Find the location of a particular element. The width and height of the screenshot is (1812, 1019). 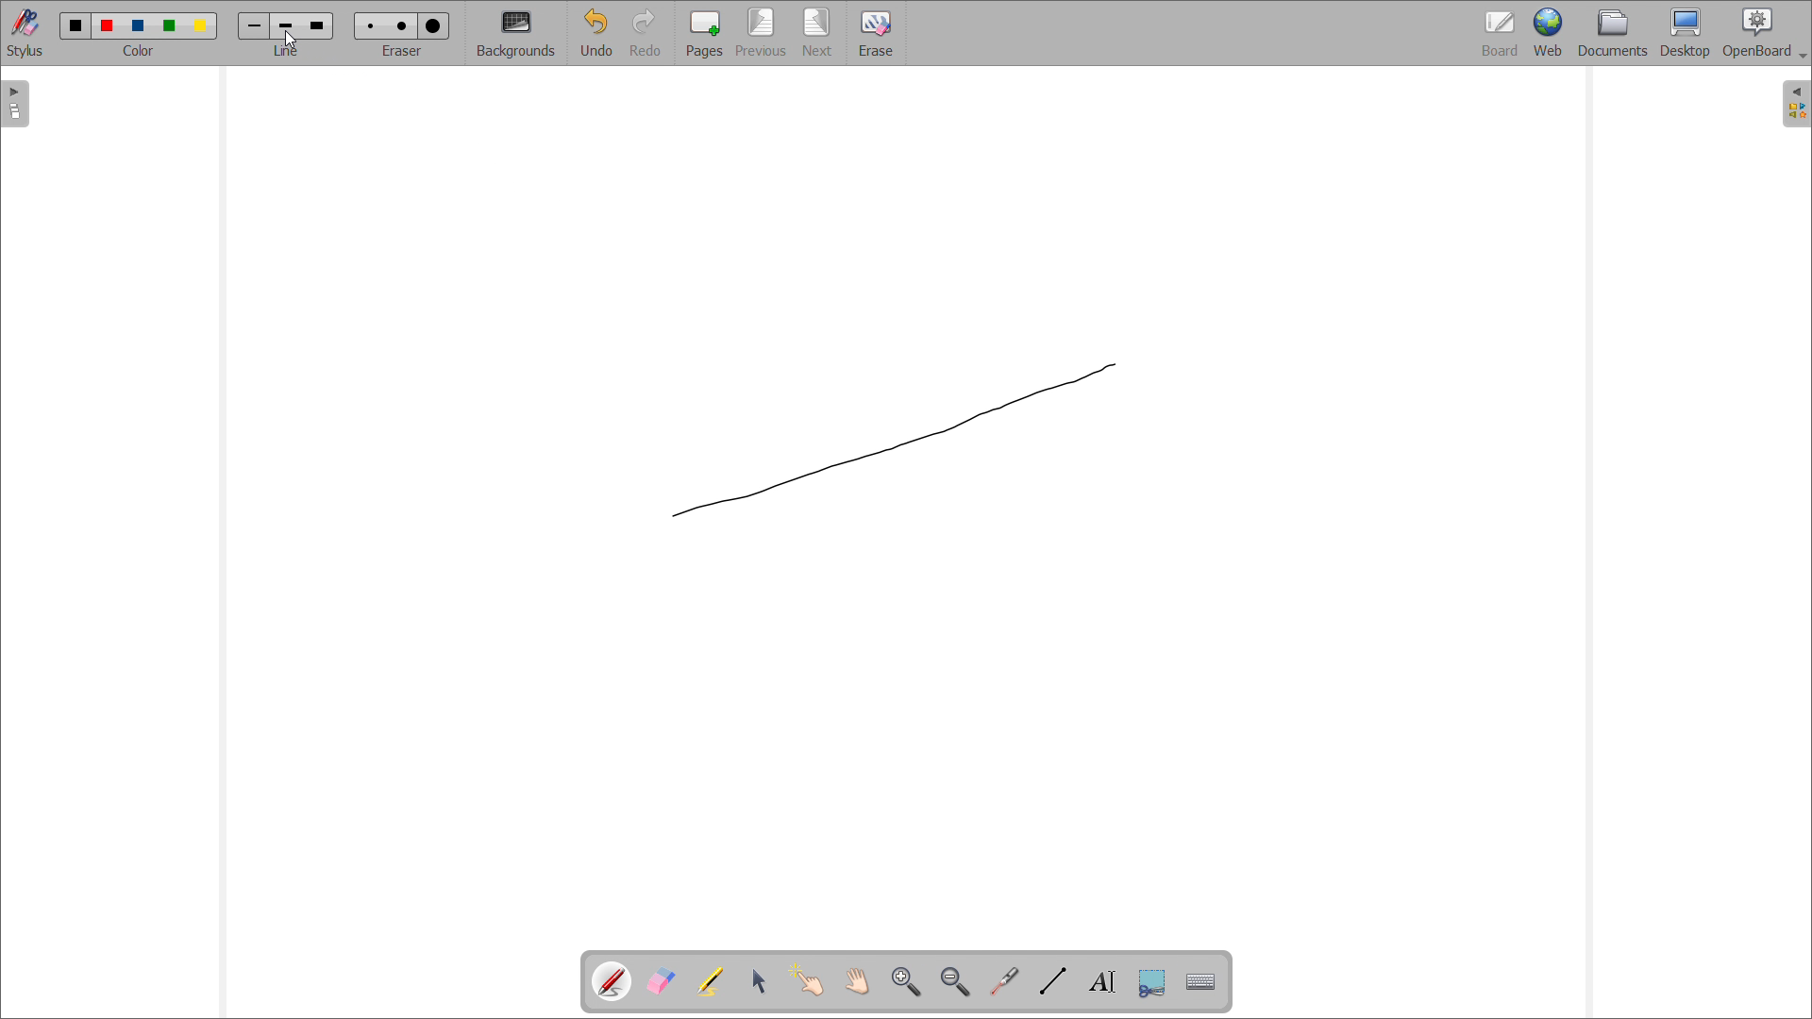

Eraser size is located at coordinates (372, 25).